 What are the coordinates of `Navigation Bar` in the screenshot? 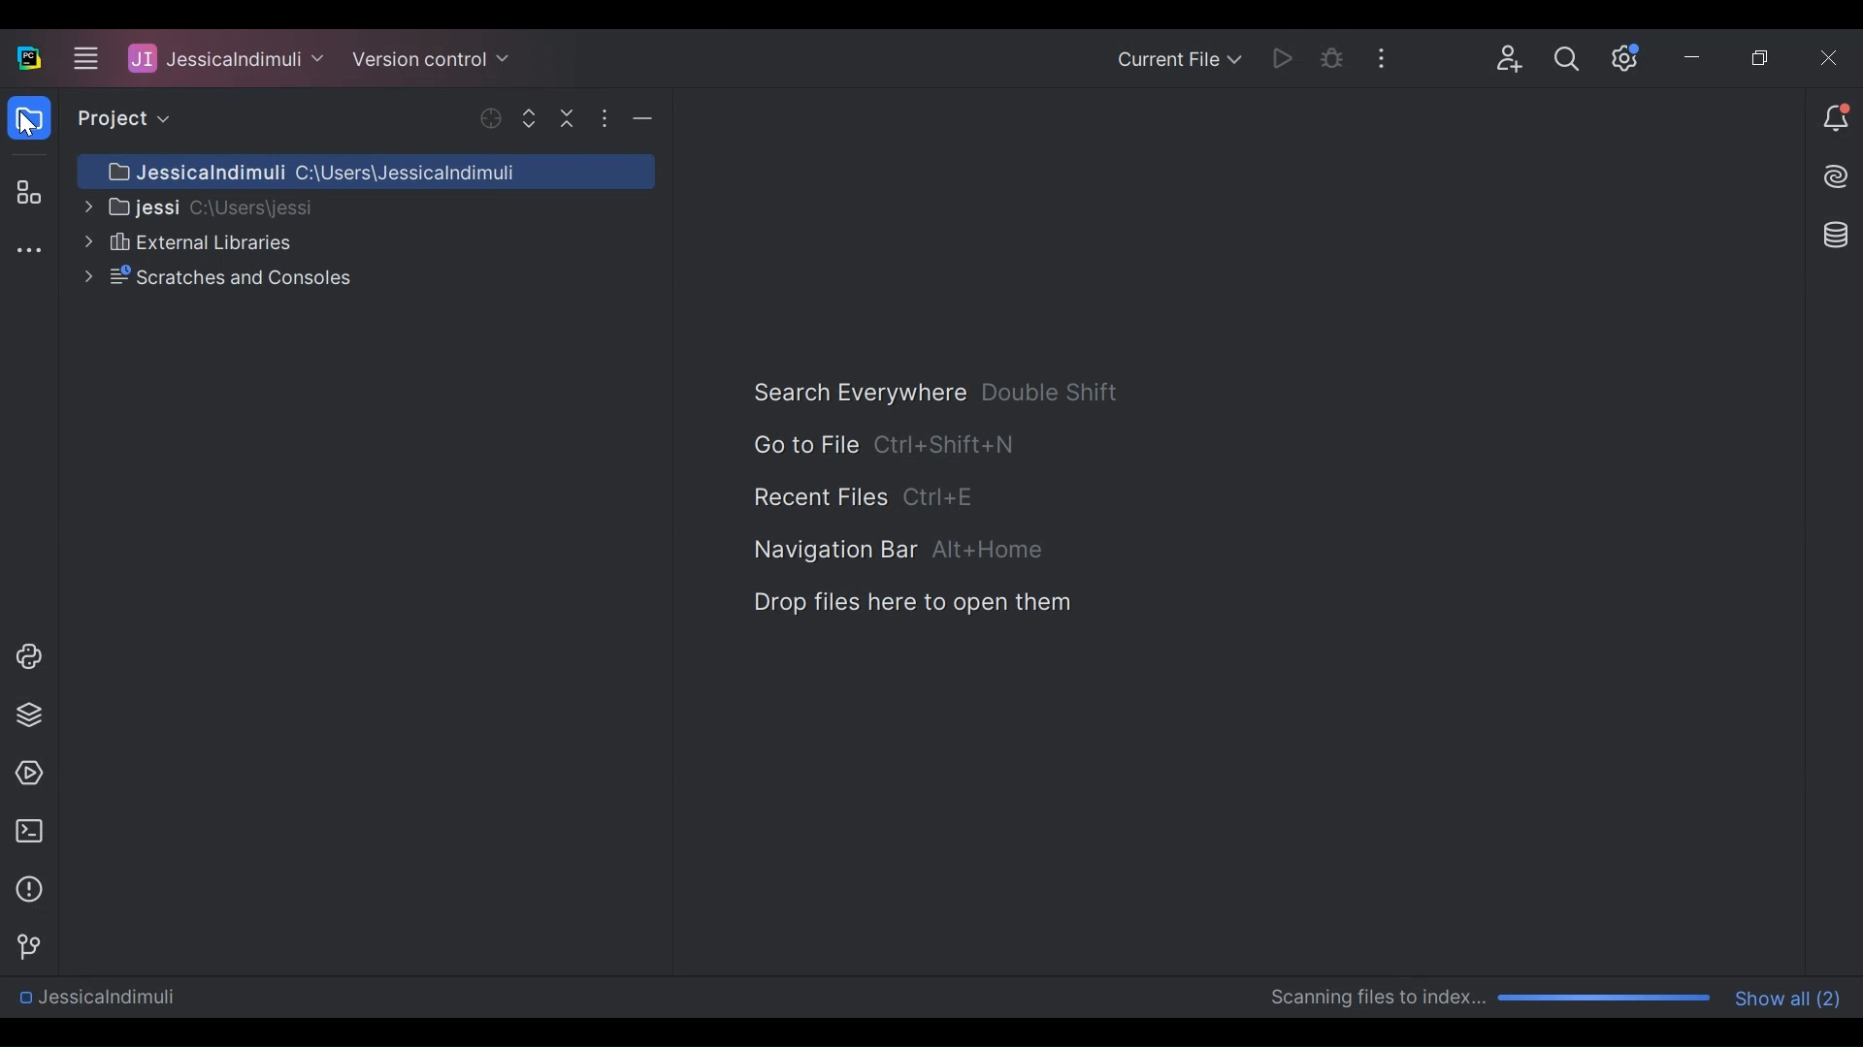 It's located at (900, 553).